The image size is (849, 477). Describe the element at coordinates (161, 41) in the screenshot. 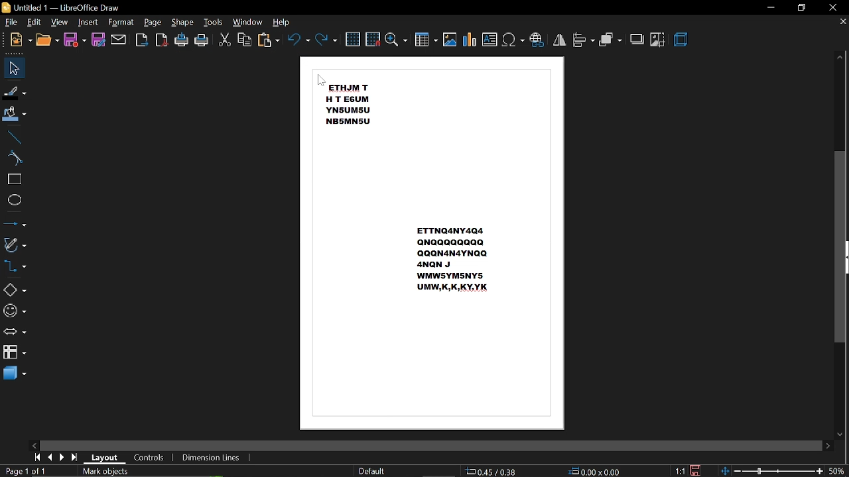

I see `export as pdf` at that location.